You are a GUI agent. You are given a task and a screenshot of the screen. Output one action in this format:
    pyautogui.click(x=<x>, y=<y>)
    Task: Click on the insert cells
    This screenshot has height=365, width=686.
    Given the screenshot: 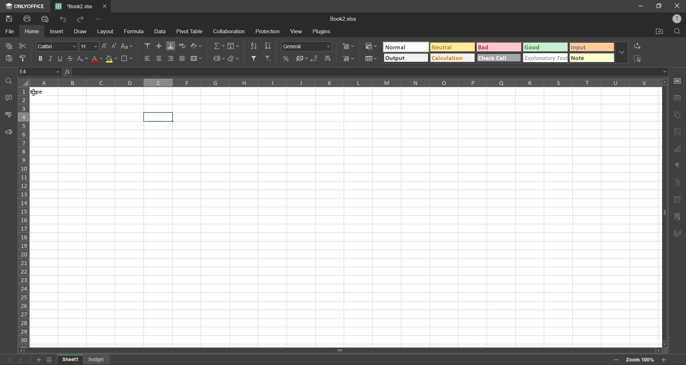 What is the action you would take?
    pyautogui.click(x=349, y=46)
    